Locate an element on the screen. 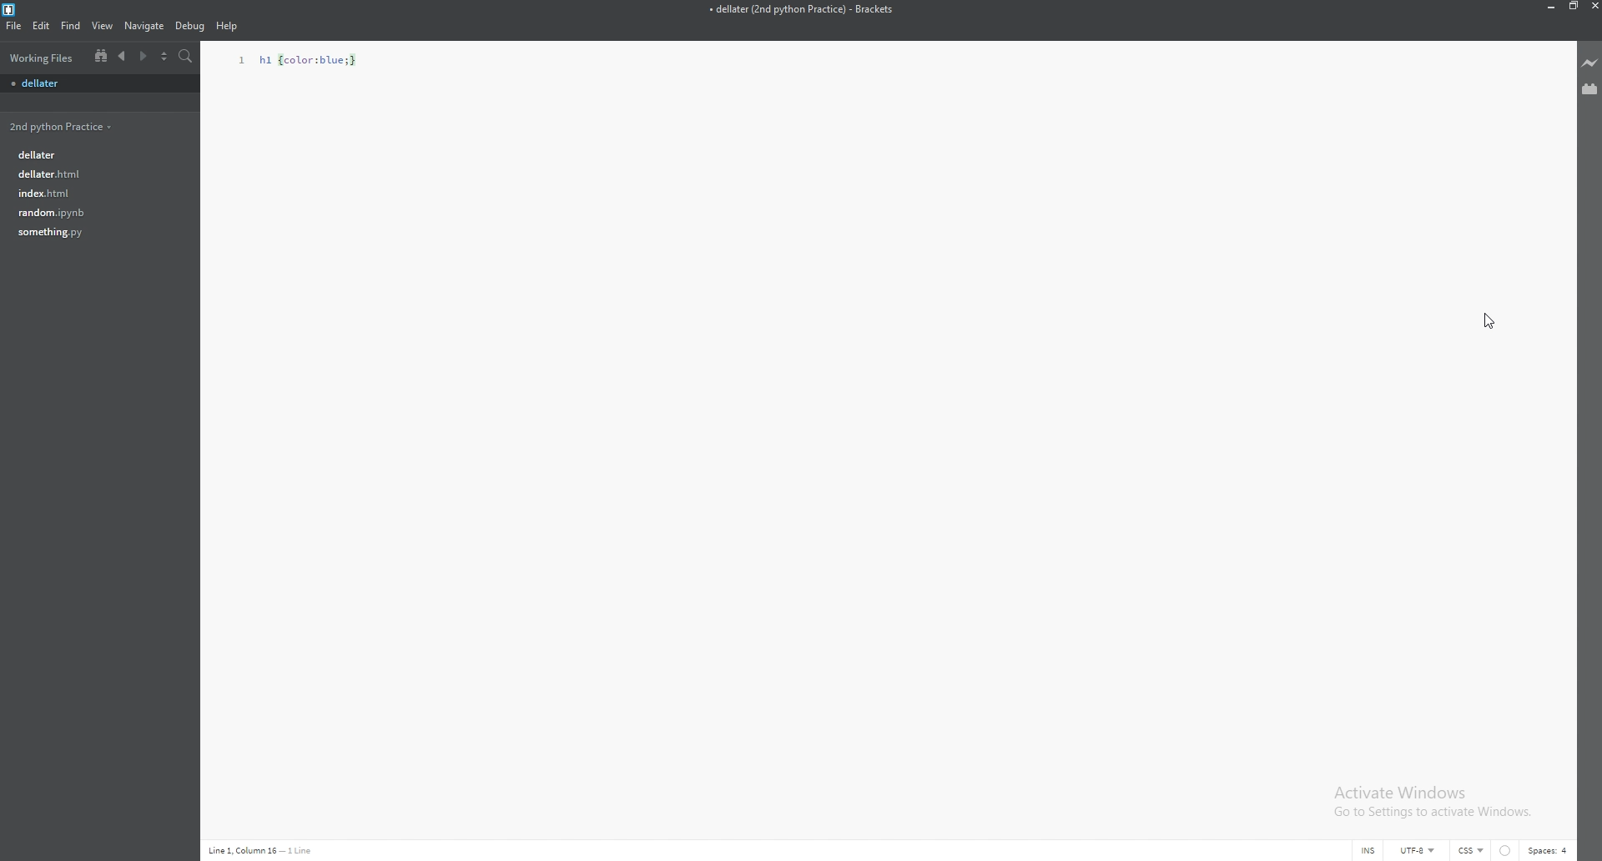  edit is located at coordinates (42, 25).